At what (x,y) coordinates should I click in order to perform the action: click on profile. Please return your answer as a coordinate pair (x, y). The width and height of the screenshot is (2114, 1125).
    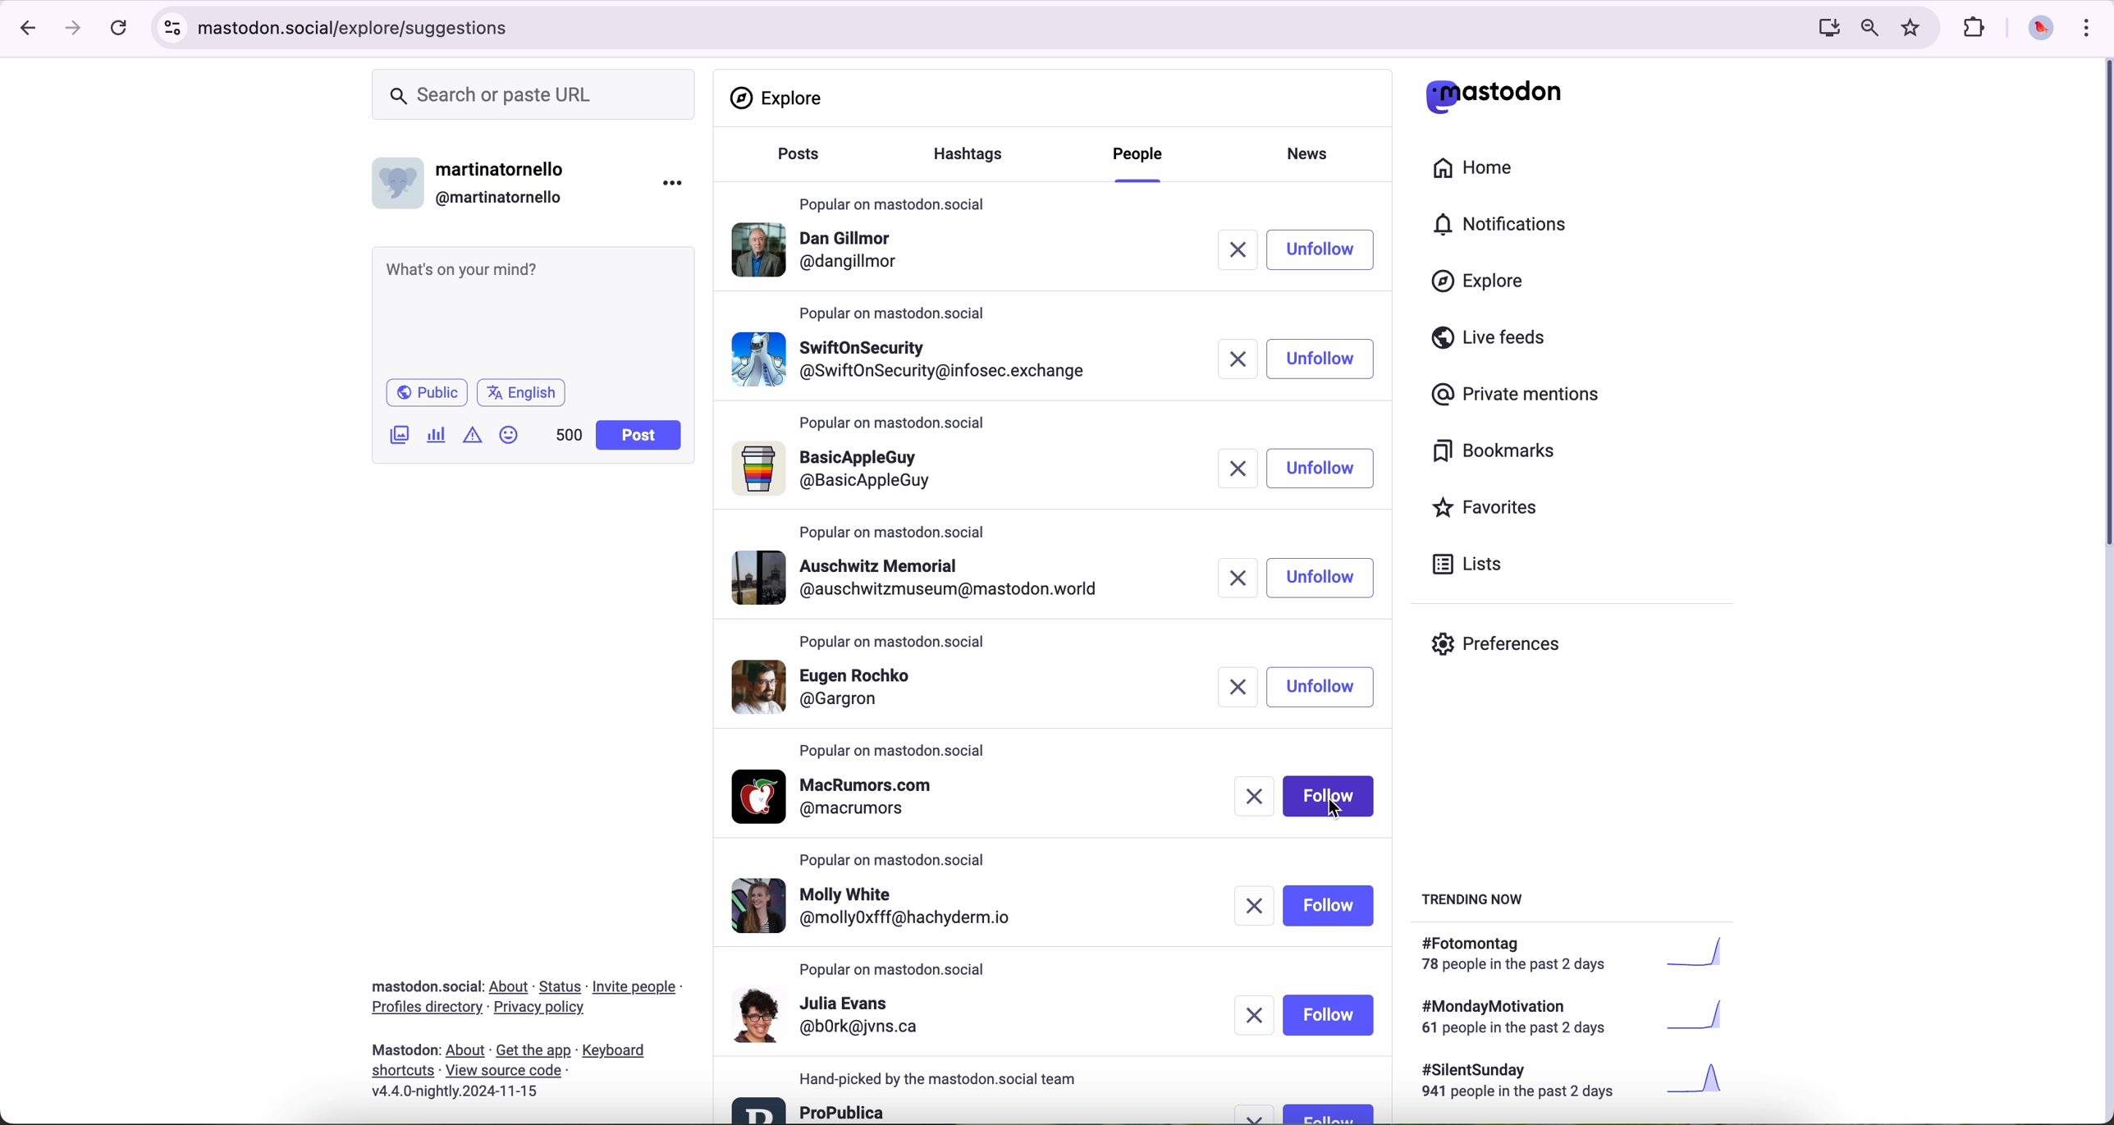
    Looking at the image, I should click on (844, 797).